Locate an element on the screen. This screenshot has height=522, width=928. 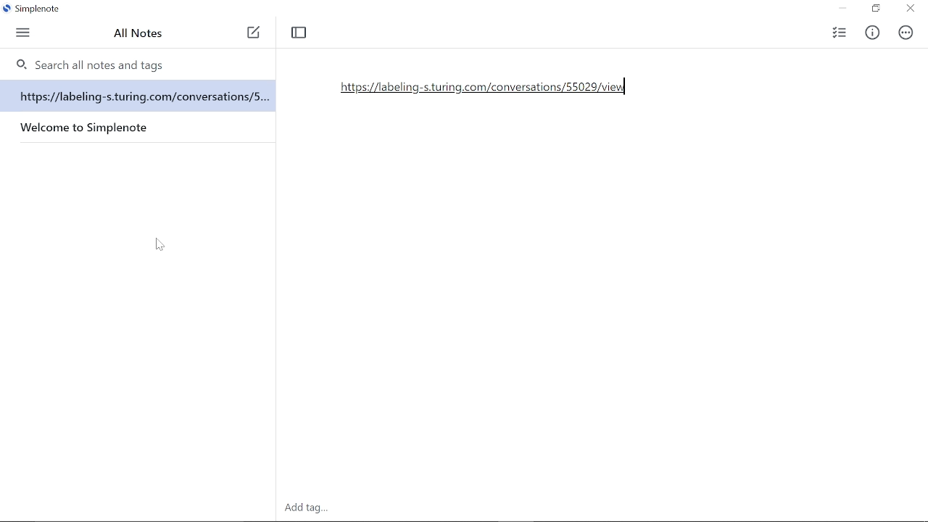
Minimize is located at coordinates (841, 9).